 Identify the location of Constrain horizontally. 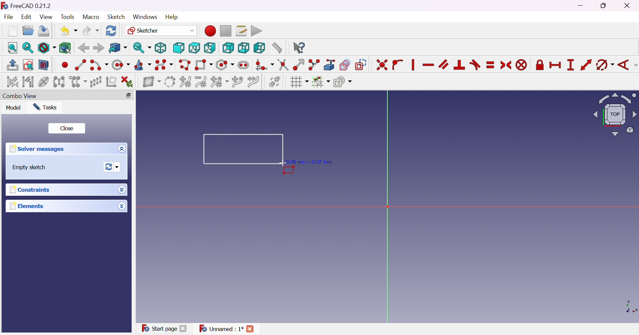
(429, 65).